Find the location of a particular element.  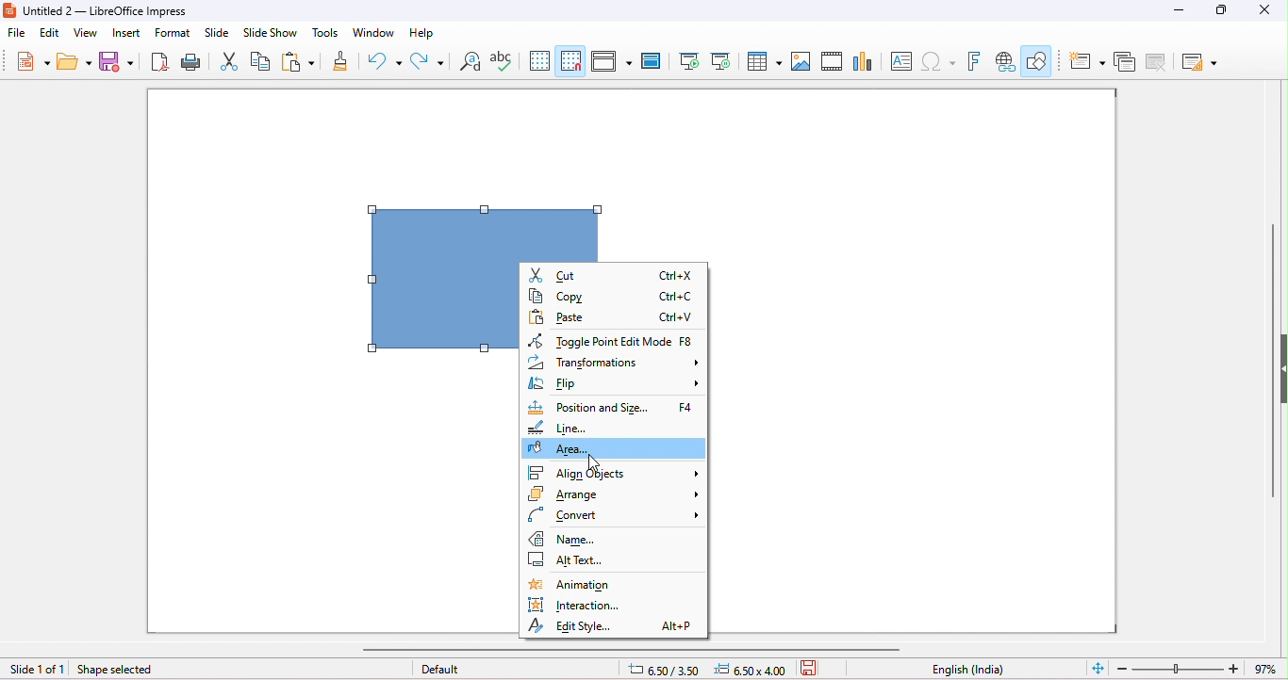

area is located at coordinates (615, 449).